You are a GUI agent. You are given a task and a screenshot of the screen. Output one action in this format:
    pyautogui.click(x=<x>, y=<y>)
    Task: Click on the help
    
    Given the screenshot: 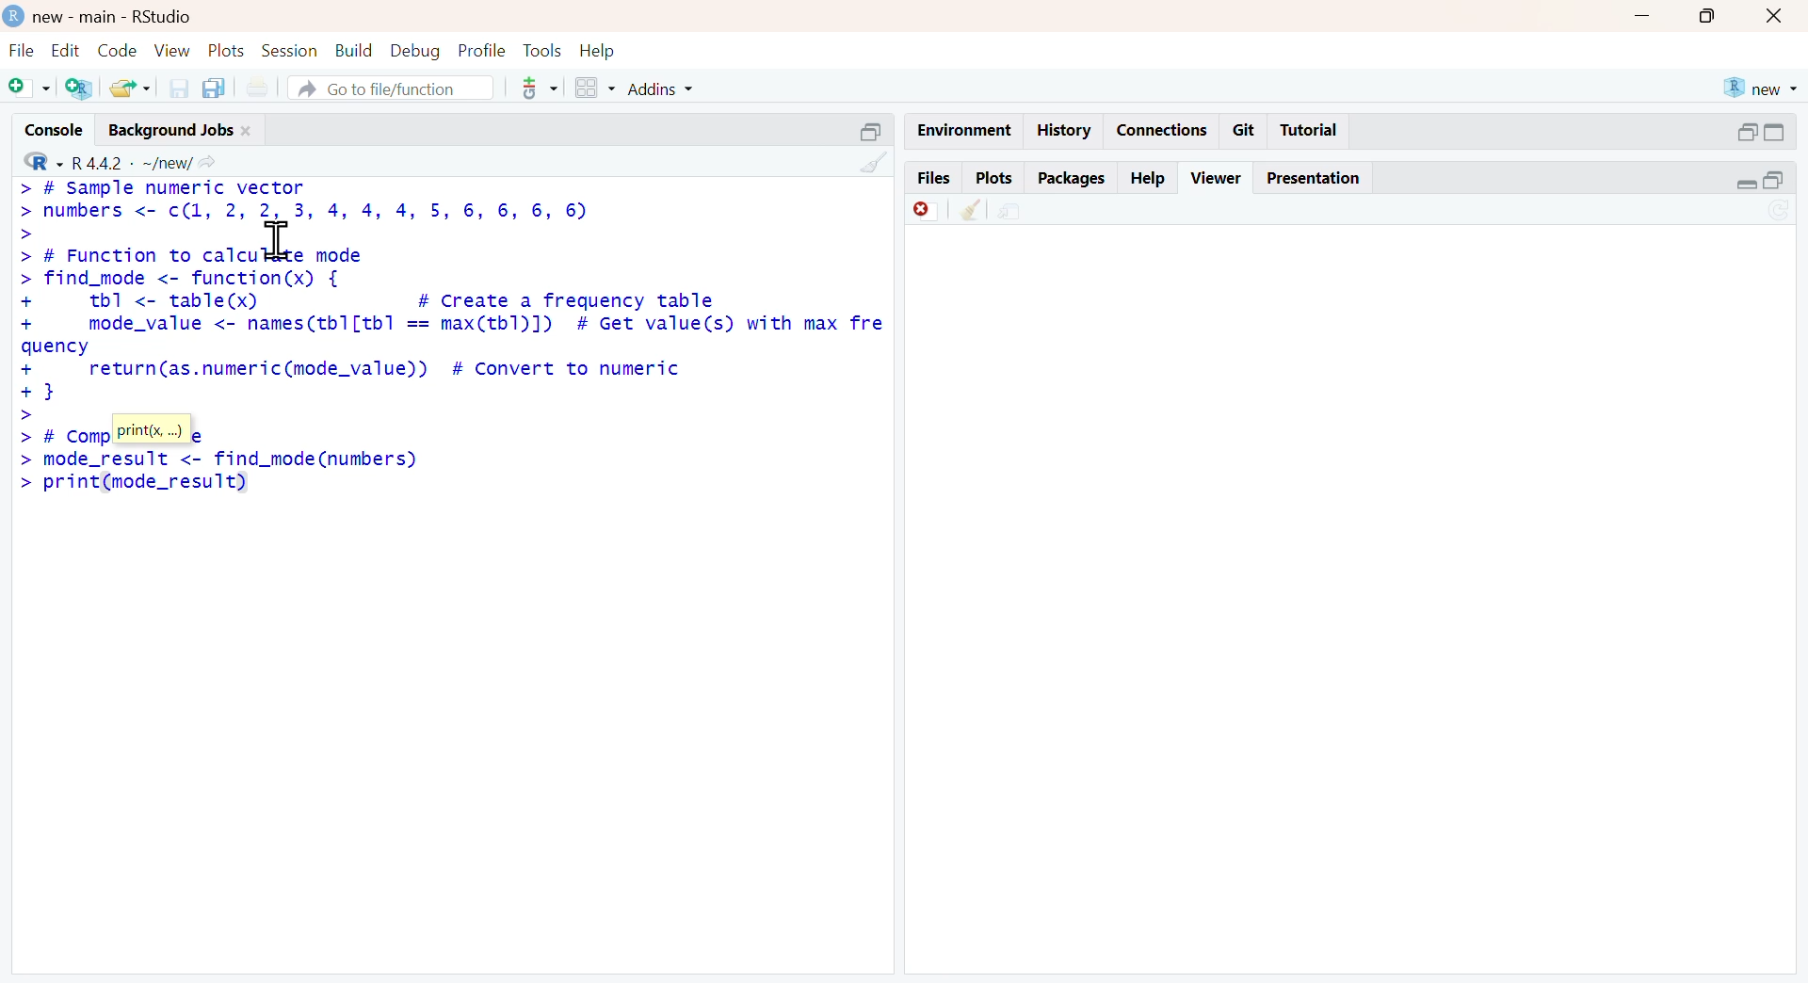 What is the action you would take?
    pyautogui.click(x=598, y=52)
    